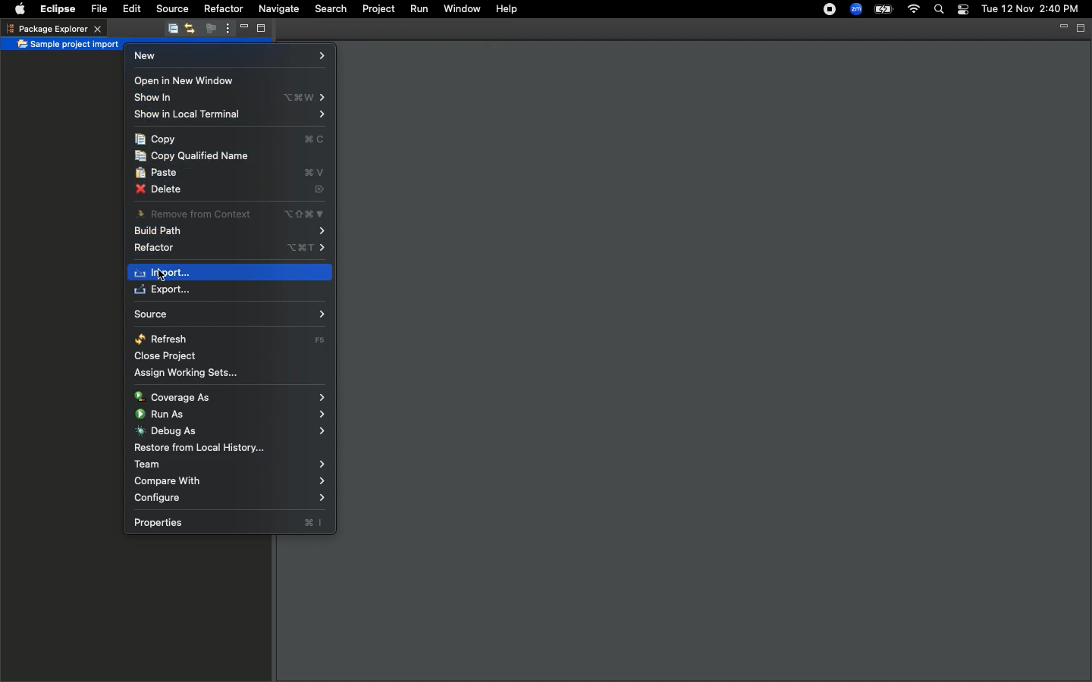  I want to click on Close project, so click(165, 355).